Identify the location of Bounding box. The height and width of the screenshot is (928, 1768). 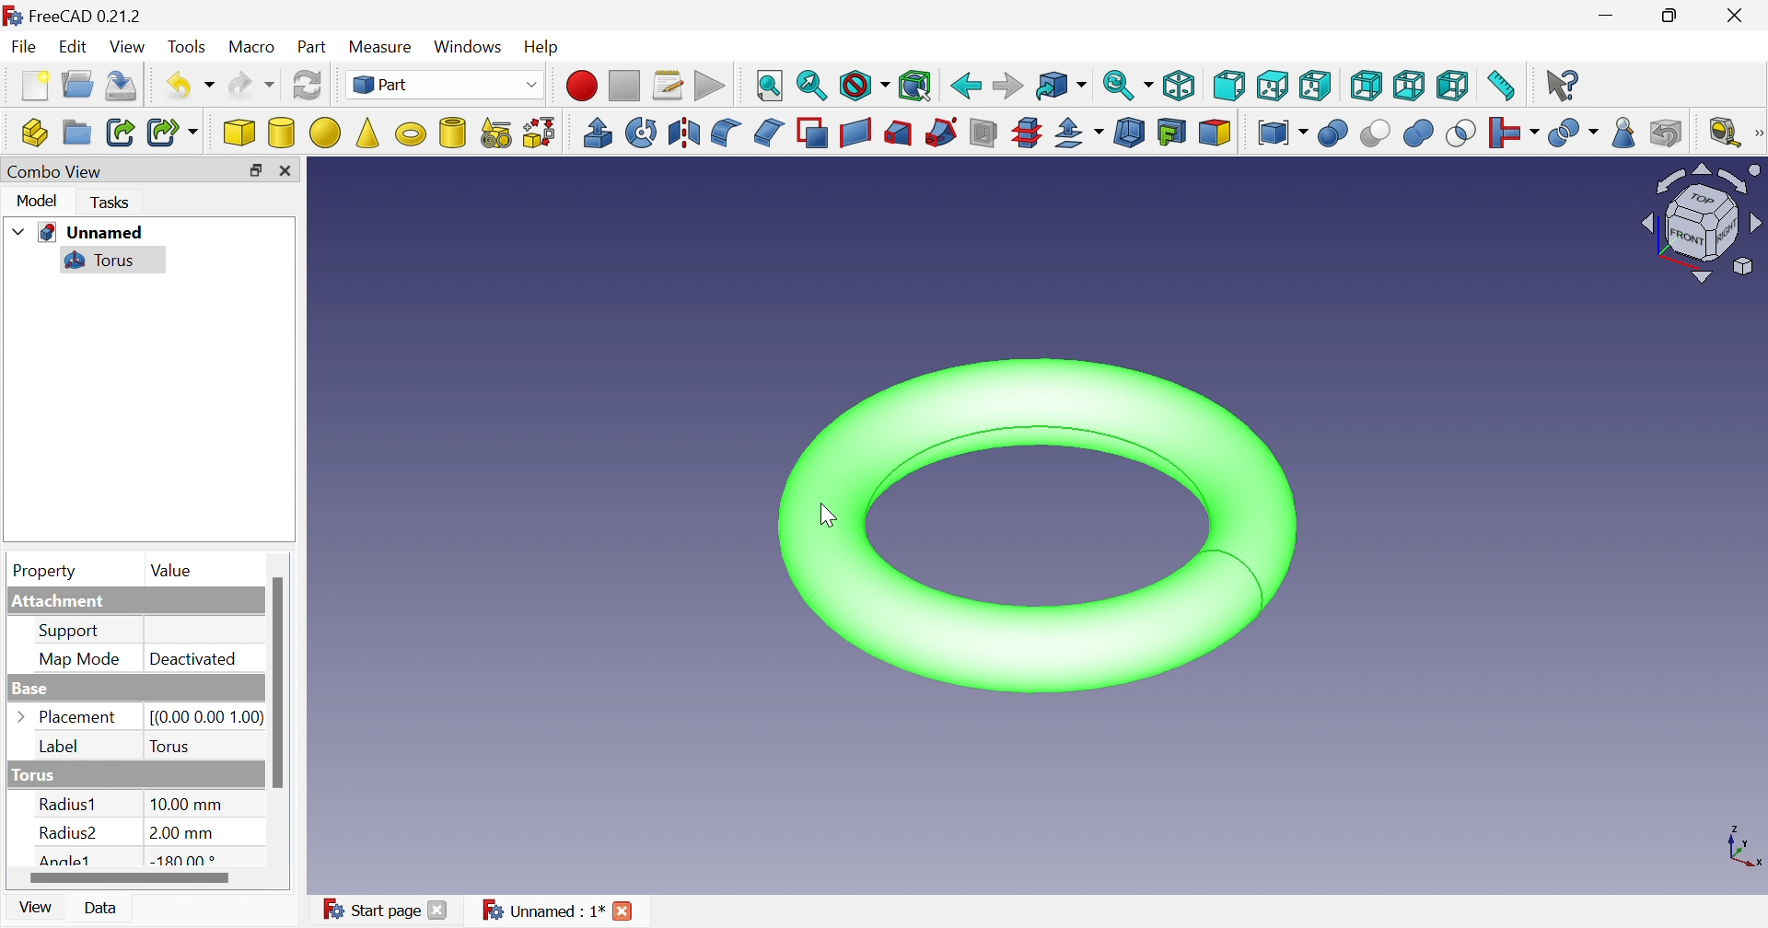
(914, 87).